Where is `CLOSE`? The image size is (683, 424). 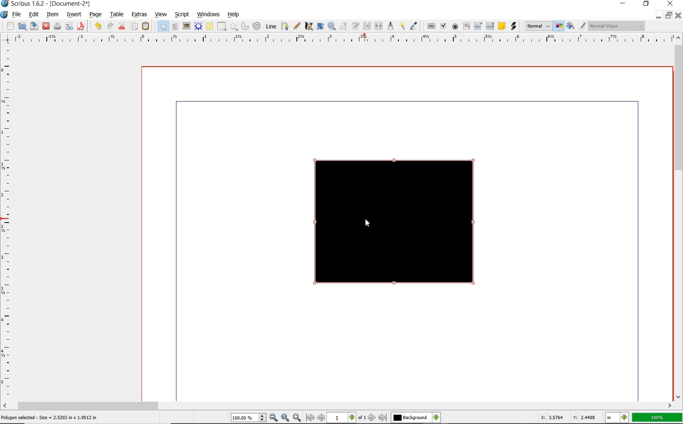 CLOSE is located at coordinates (677, 16).